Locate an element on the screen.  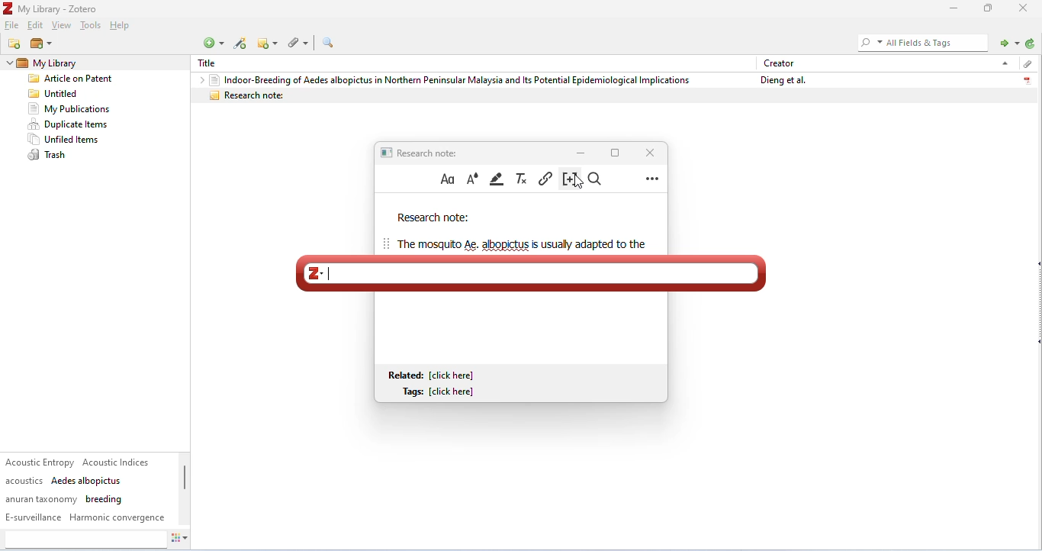
actions is located at coordinates (180, 540).